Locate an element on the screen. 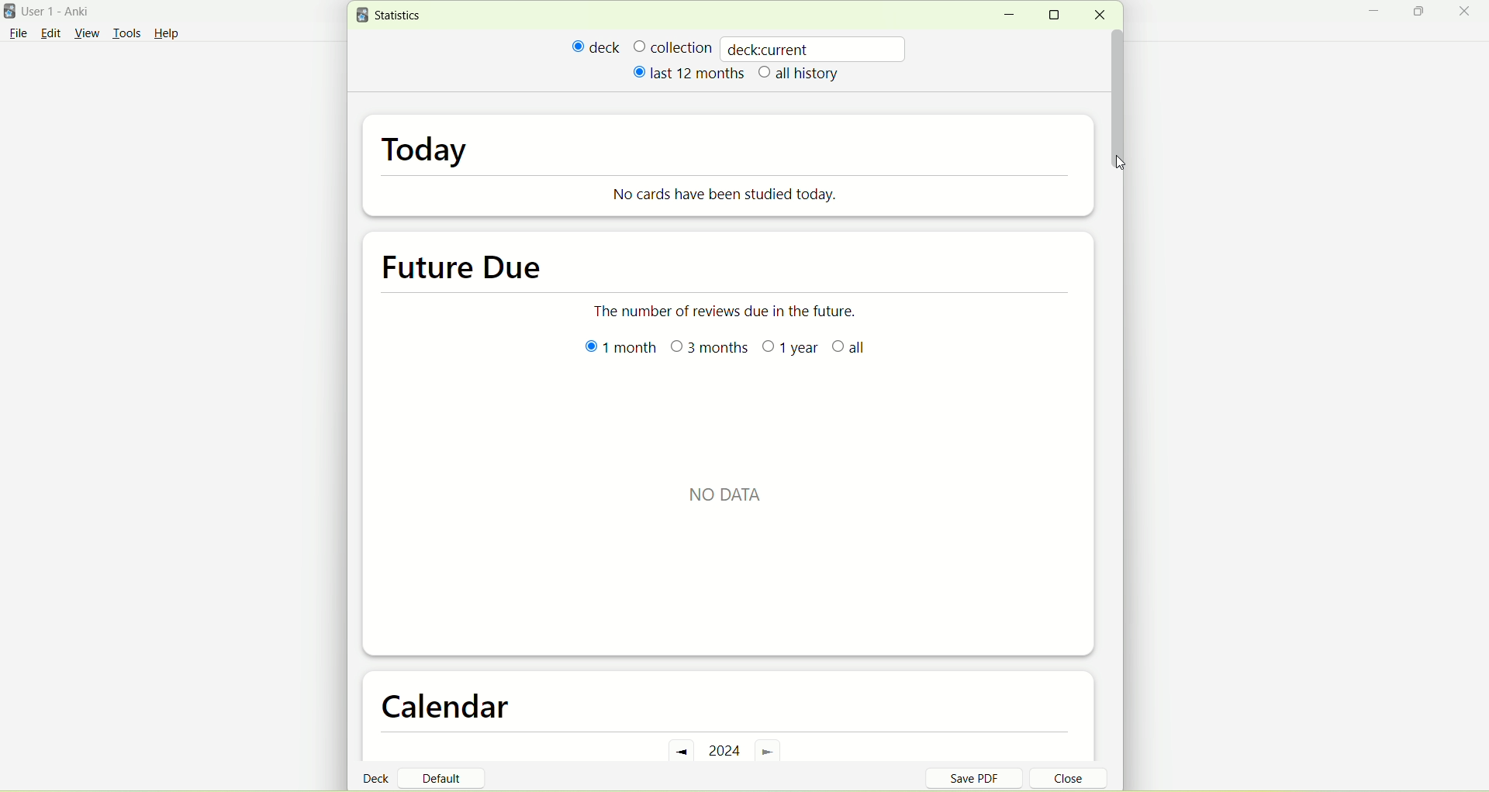 The image size is (1489, 792). User 1- Anki is located at coordinates (66, 14).